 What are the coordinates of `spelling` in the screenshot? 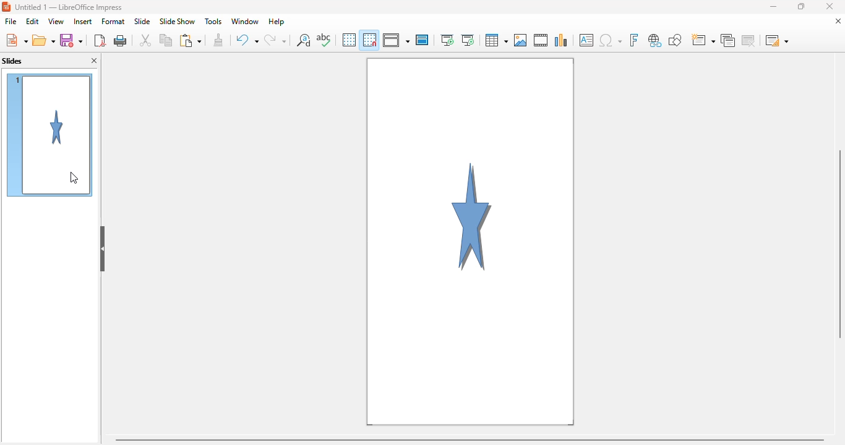 It's located at (324, 40).